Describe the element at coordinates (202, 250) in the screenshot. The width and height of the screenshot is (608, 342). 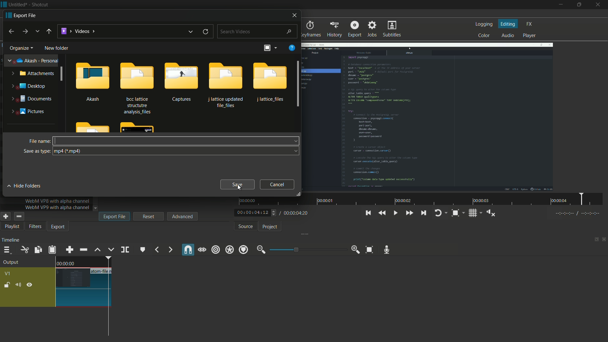
I see `scrub while dragging` at that location.